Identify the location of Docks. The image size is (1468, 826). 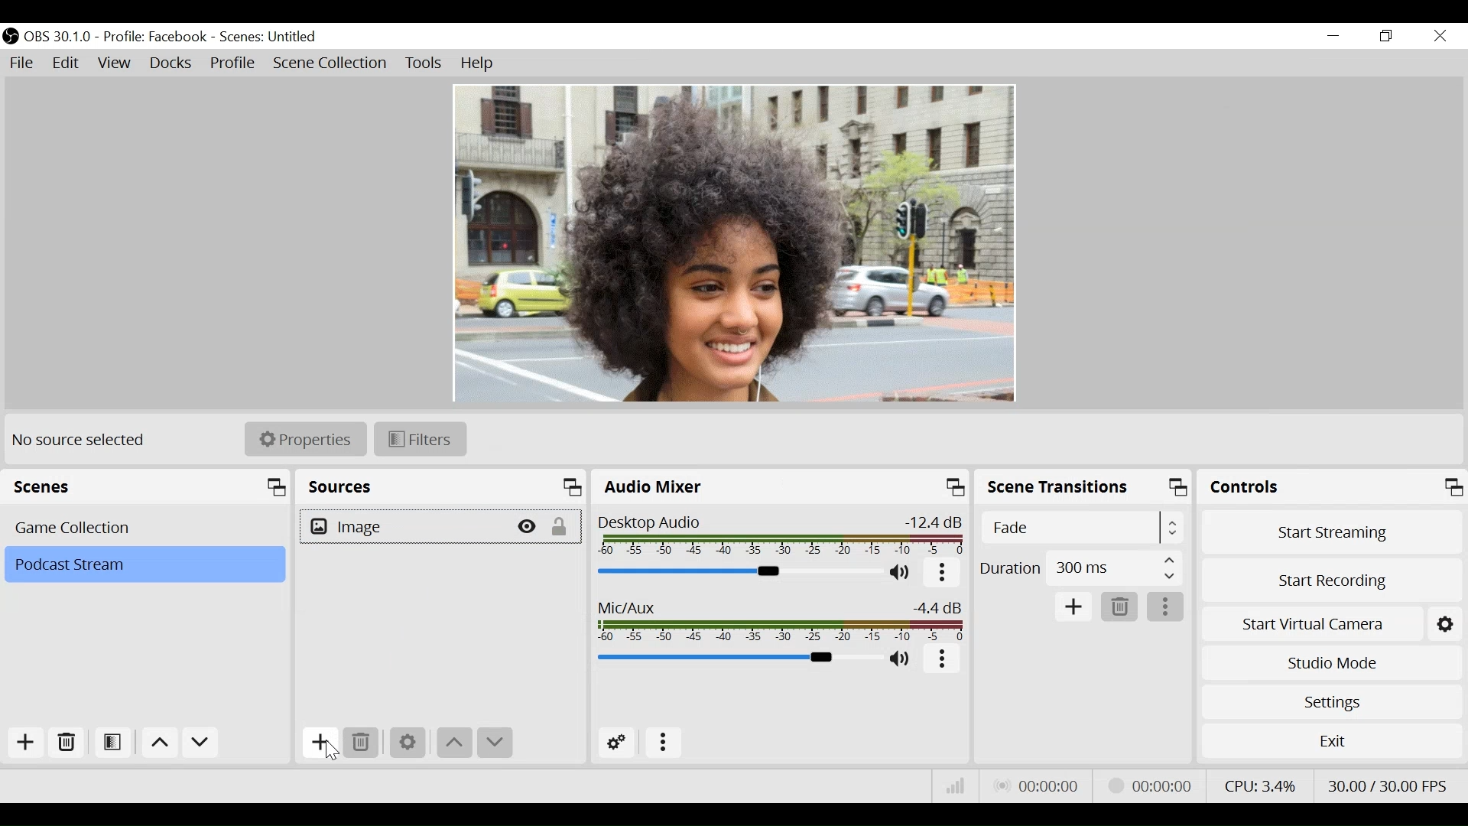
(172, 64).